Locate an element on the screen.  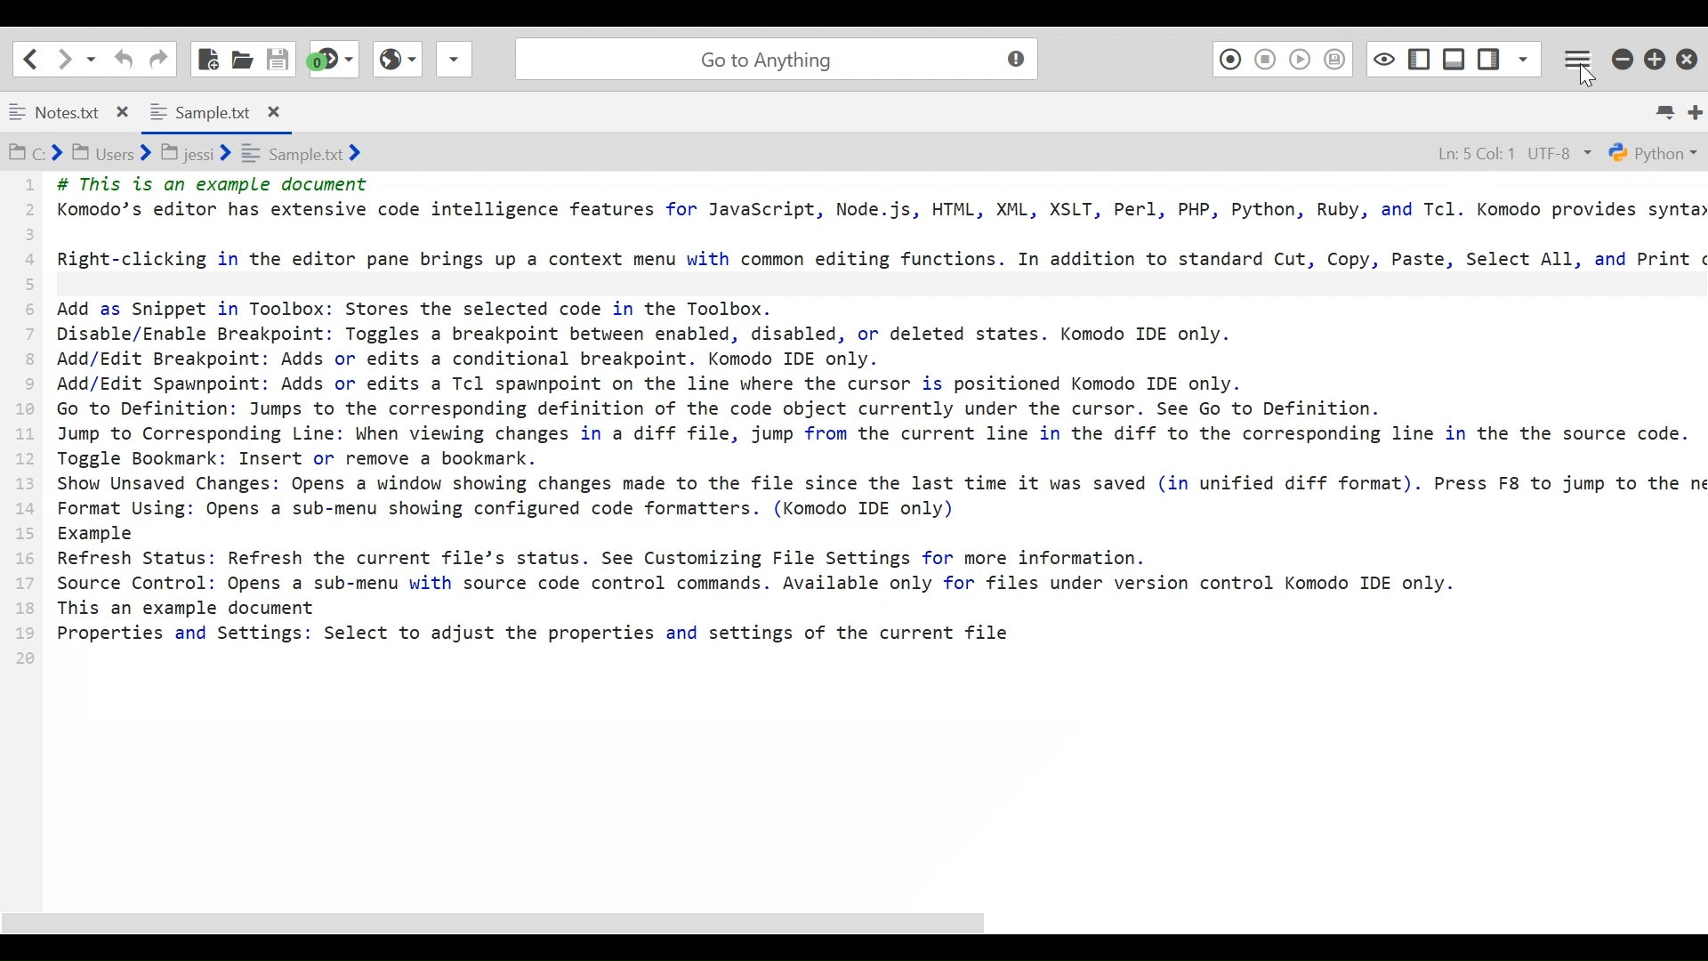
Cursor is located at coordinates (1591, 76).